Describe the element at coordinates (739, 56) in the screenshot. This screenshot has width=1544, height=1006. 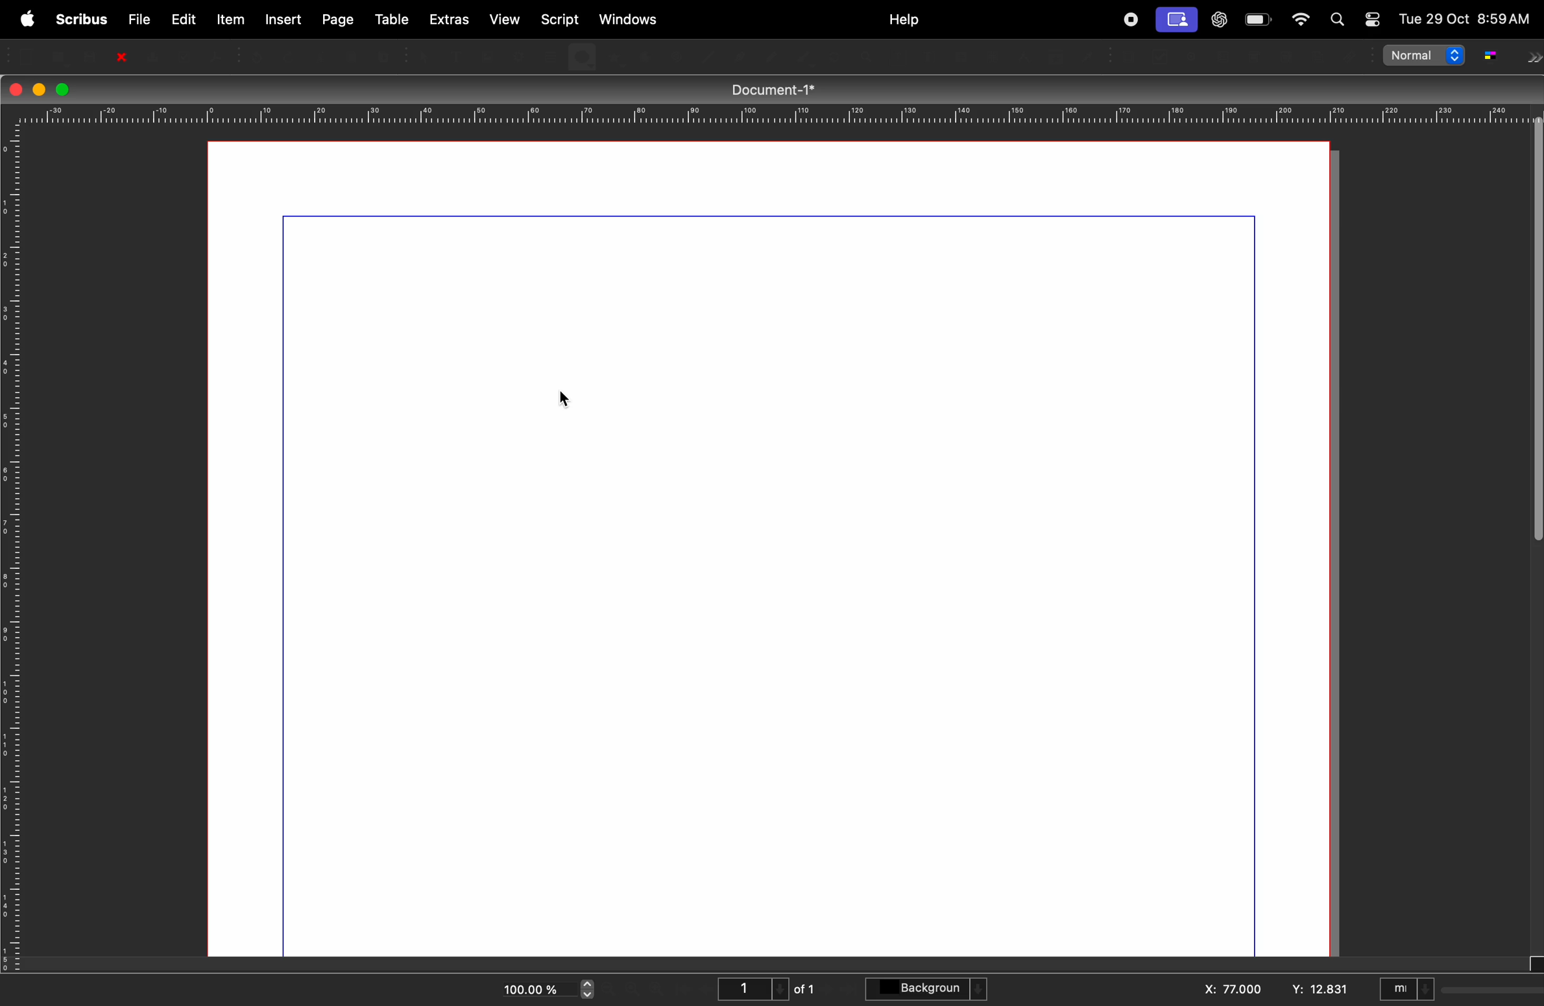
I see `Line` at that location.